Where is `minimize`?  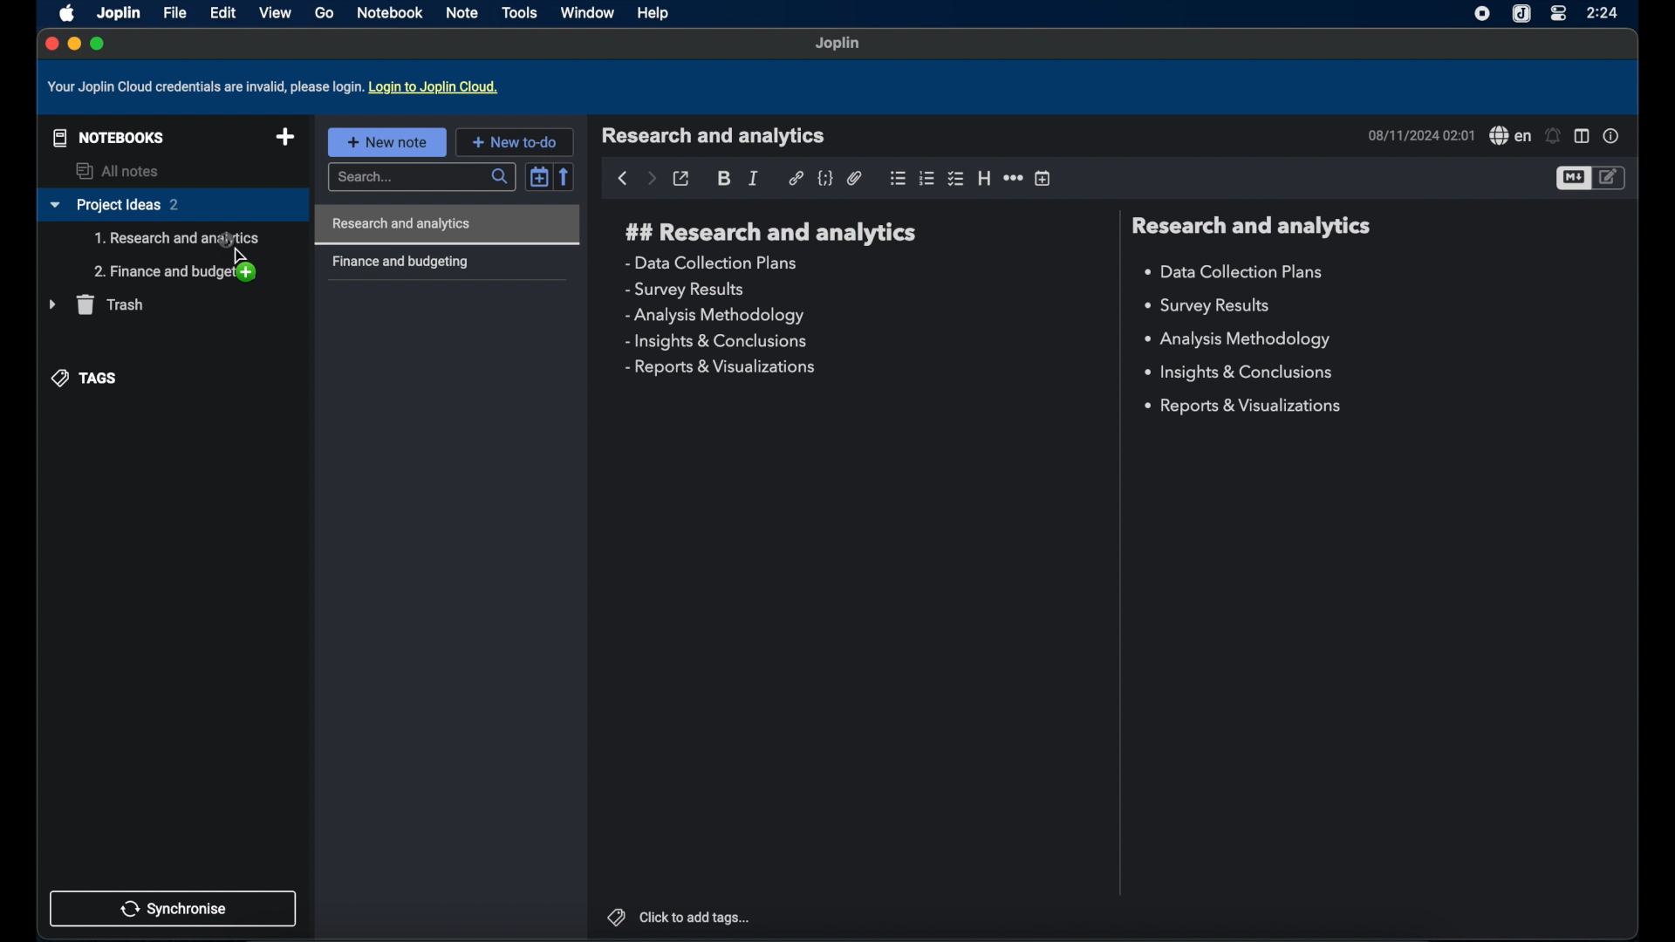 minimize is located at coordinates (73, 44).